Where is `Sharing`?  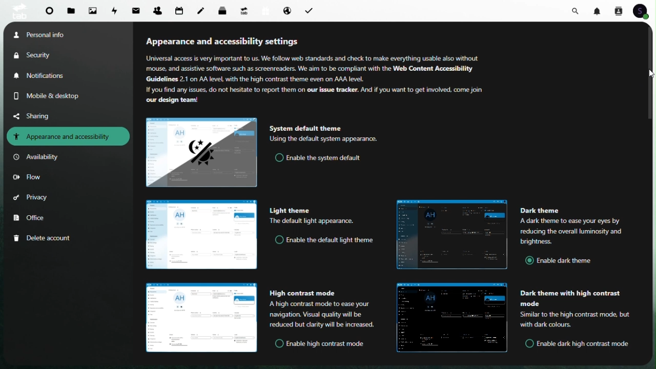
Sharing is located at coordinates (39, 115).